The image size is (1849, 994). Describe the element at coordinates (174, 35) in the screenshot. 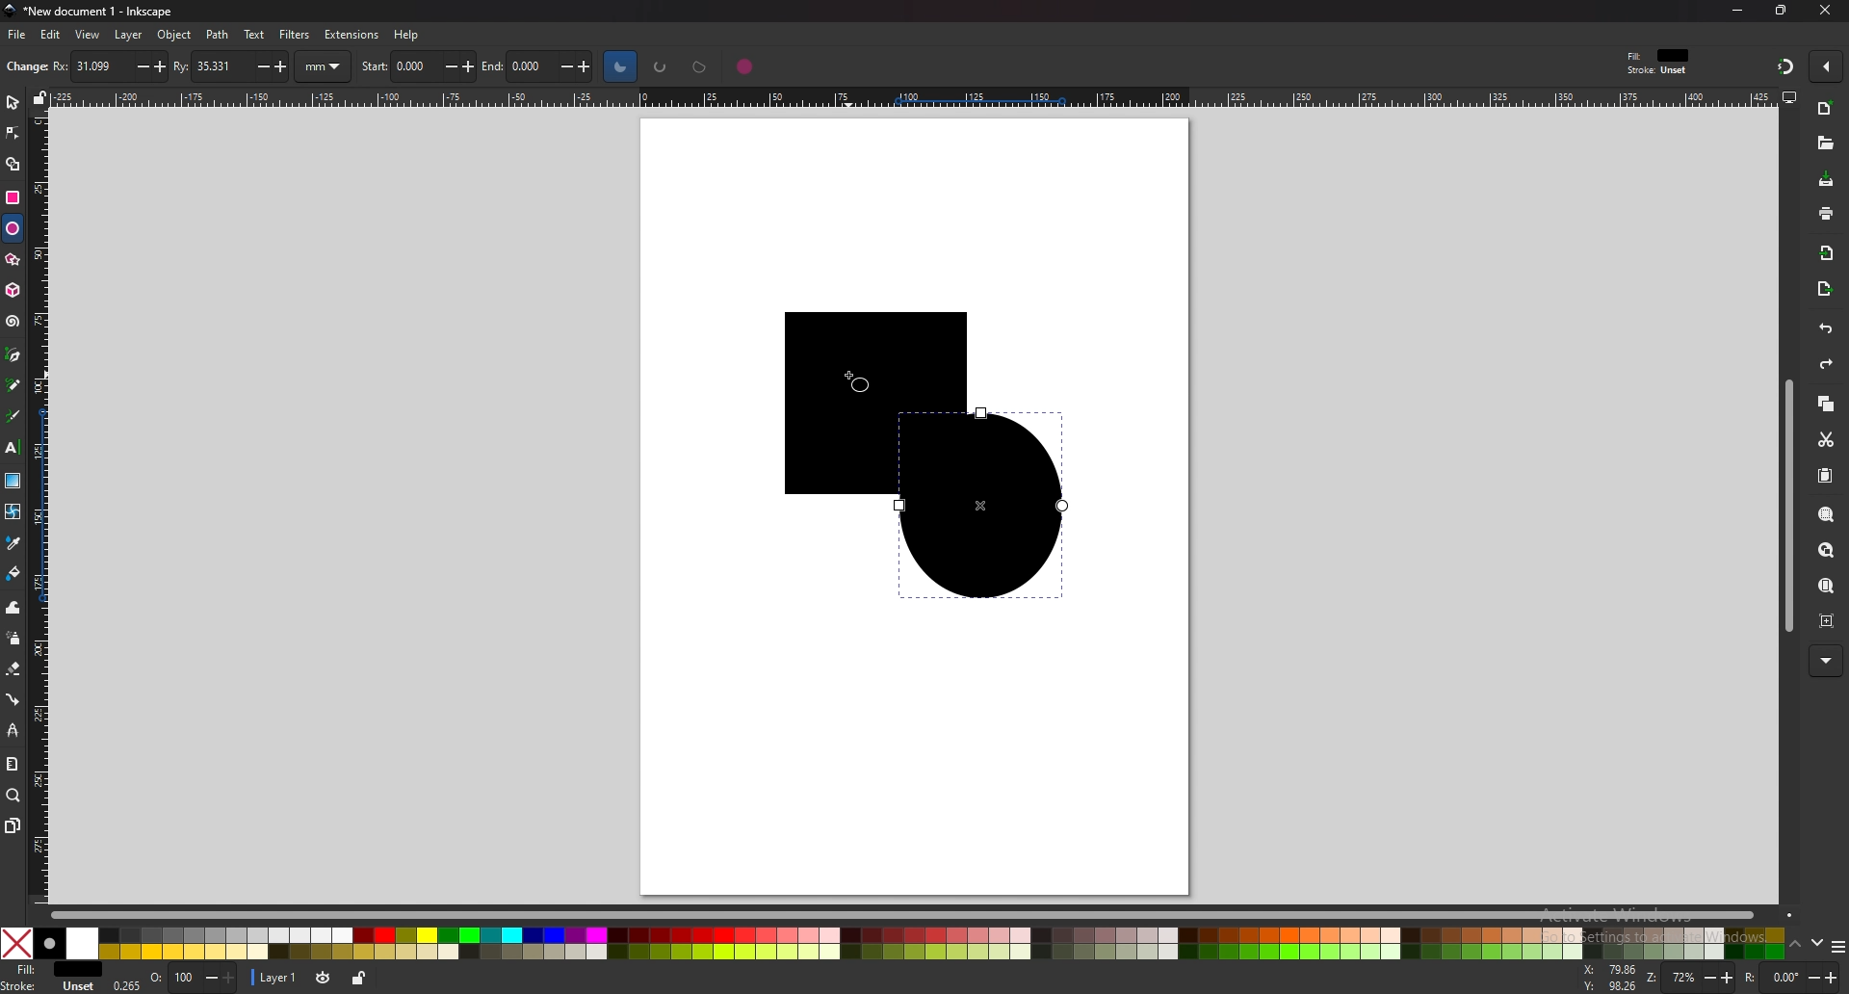

I see `object` at that location.